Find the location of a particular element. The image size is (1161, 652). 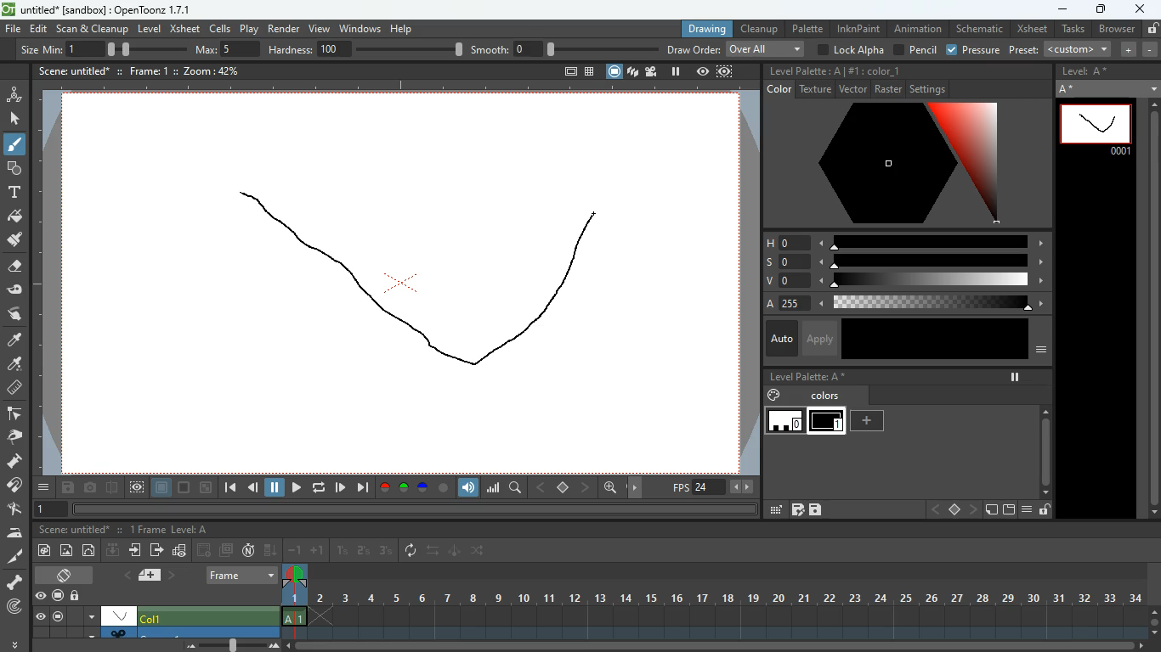

shape is located at coordinates (11, 167).